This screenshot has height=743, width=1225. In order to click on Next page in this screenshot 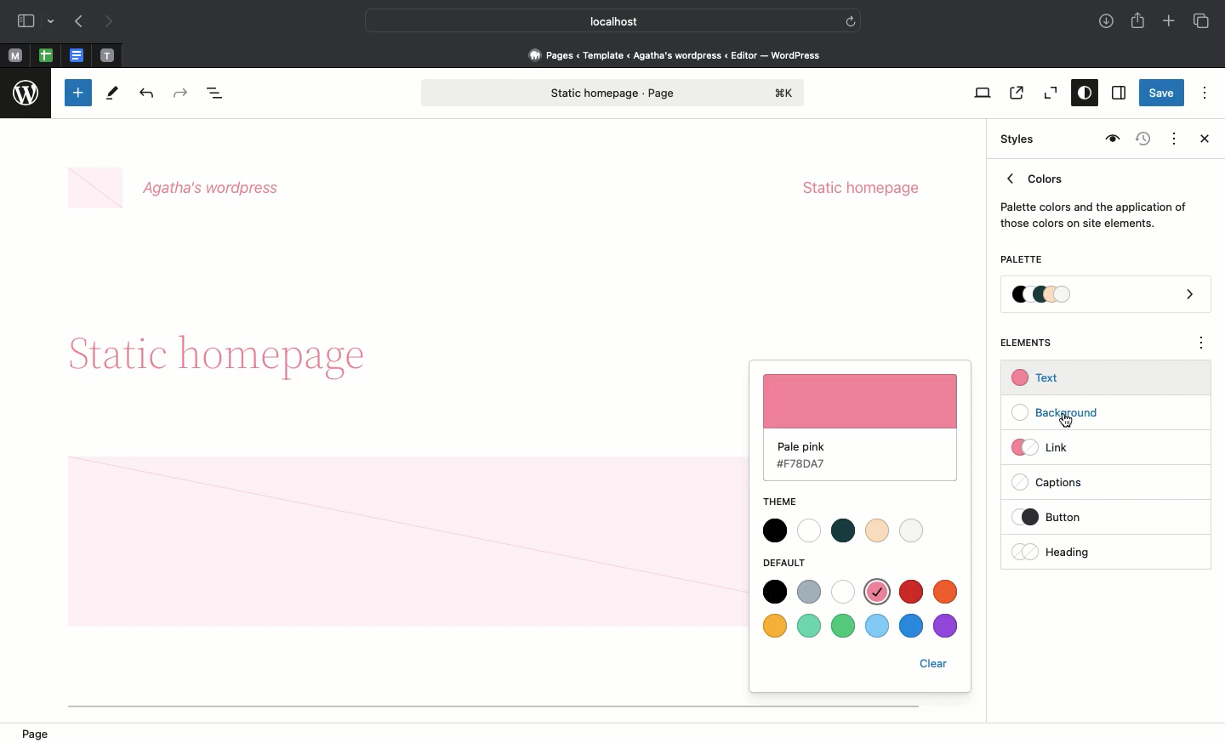, I will do `click(109, 22)`.